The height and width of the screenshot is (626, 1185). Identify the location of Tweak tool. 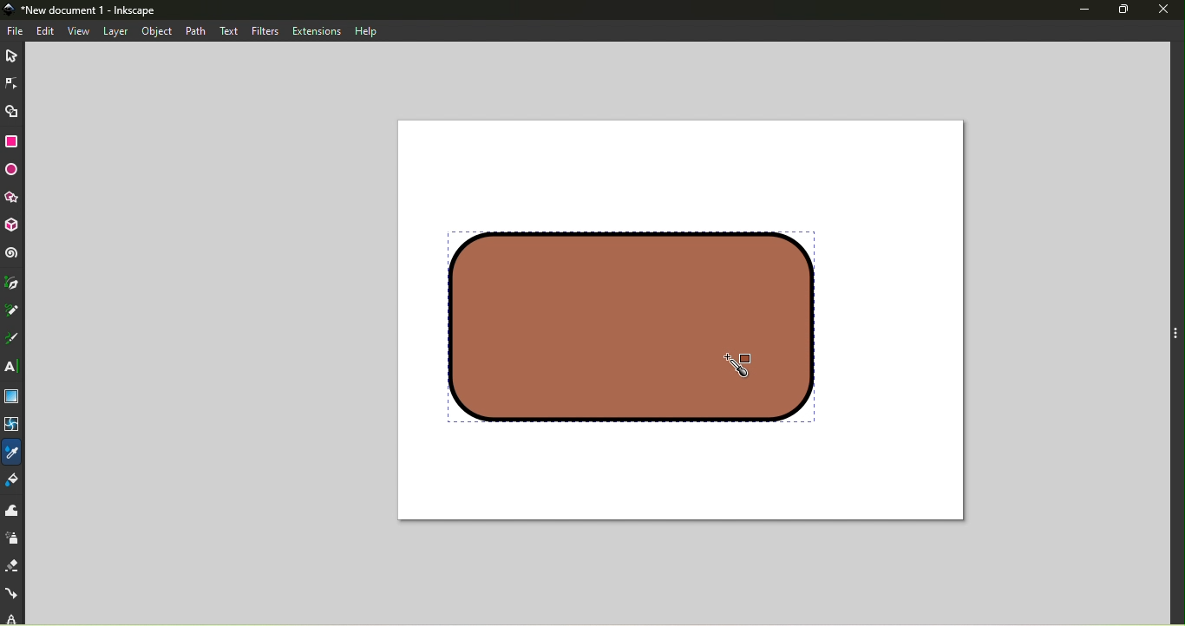
(11, 511).